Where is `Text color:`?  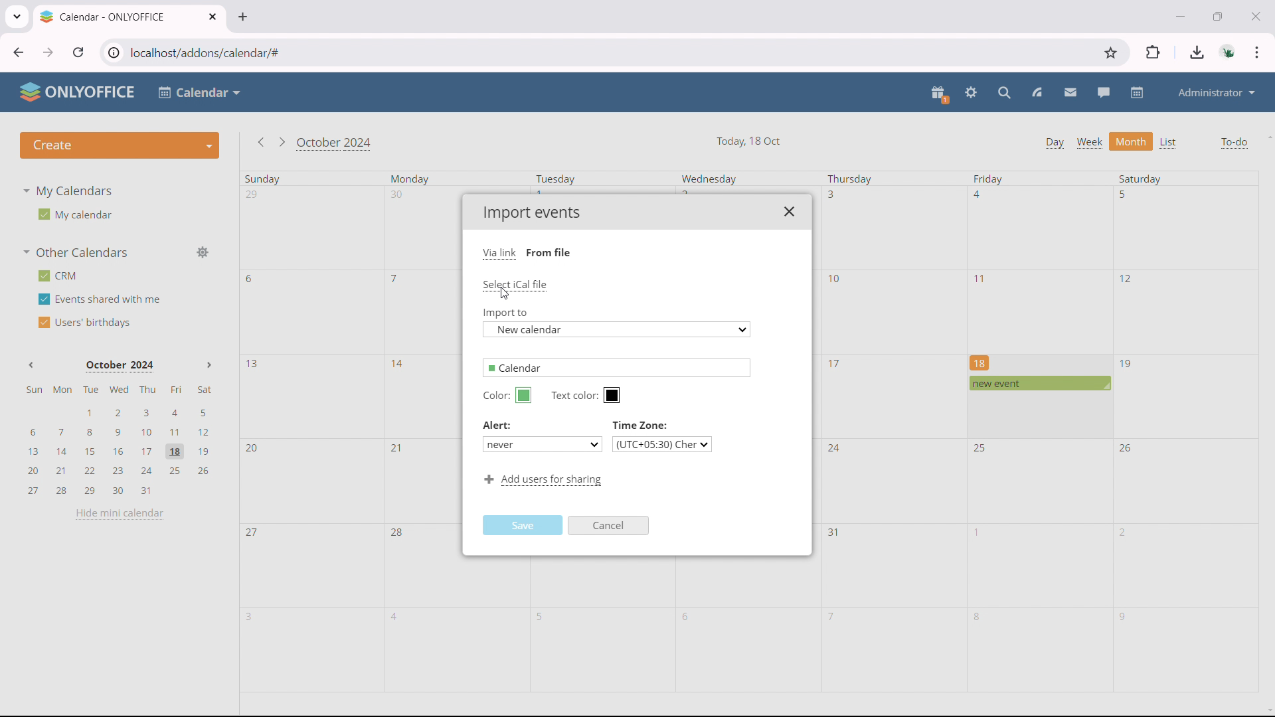 Text color: is located at coordinates (588, 396).